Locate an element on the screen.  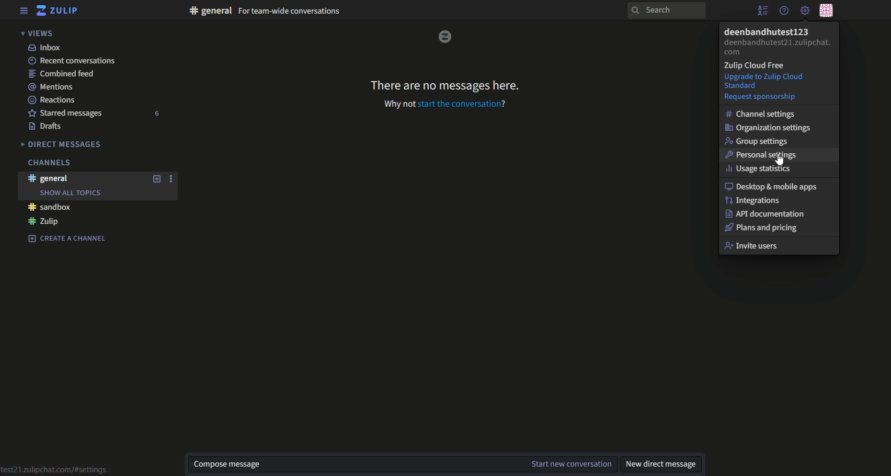
logo and title is located at coordinates (59, 10).